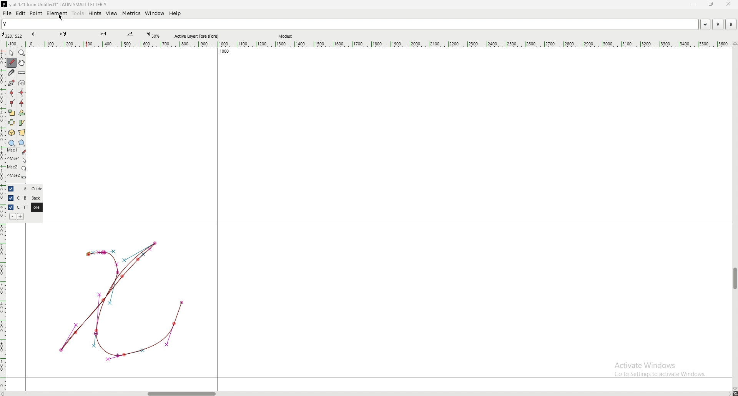 Image resolution: width=738 pixels, height=396 pixels. What do you see at coordinates (61, 17) in the screenshot?
I see `cursor` at bounding box center [61, 17].